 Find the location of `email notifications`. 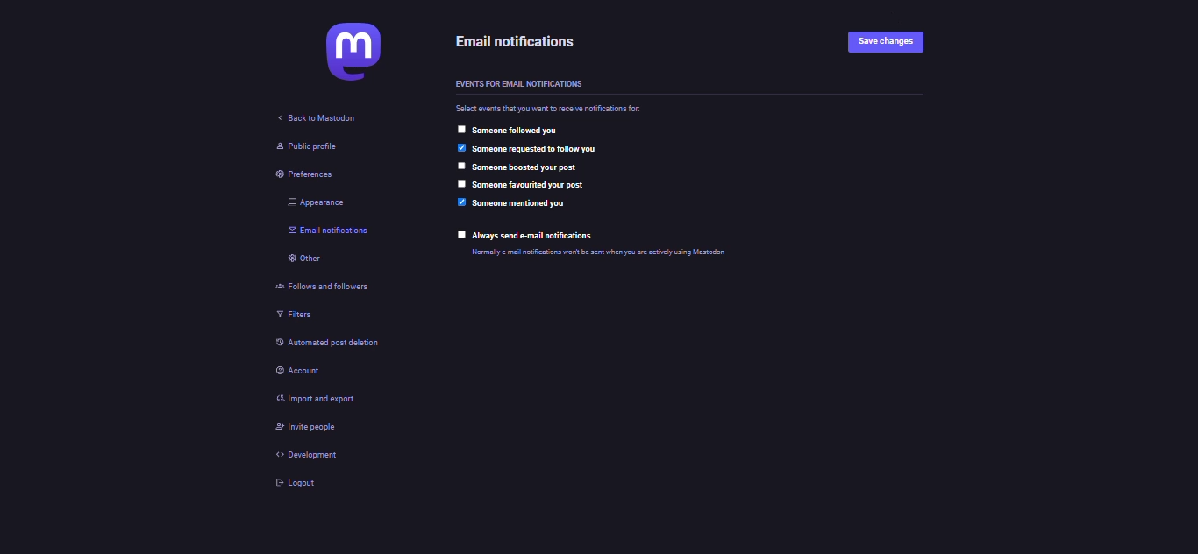

email notifications is located at coordinates (516, 41).